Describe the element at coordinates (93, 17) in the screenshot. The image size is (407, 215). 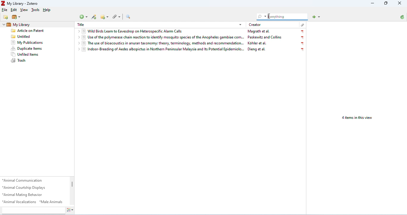
I see `Add Item by Identifier` at that location.